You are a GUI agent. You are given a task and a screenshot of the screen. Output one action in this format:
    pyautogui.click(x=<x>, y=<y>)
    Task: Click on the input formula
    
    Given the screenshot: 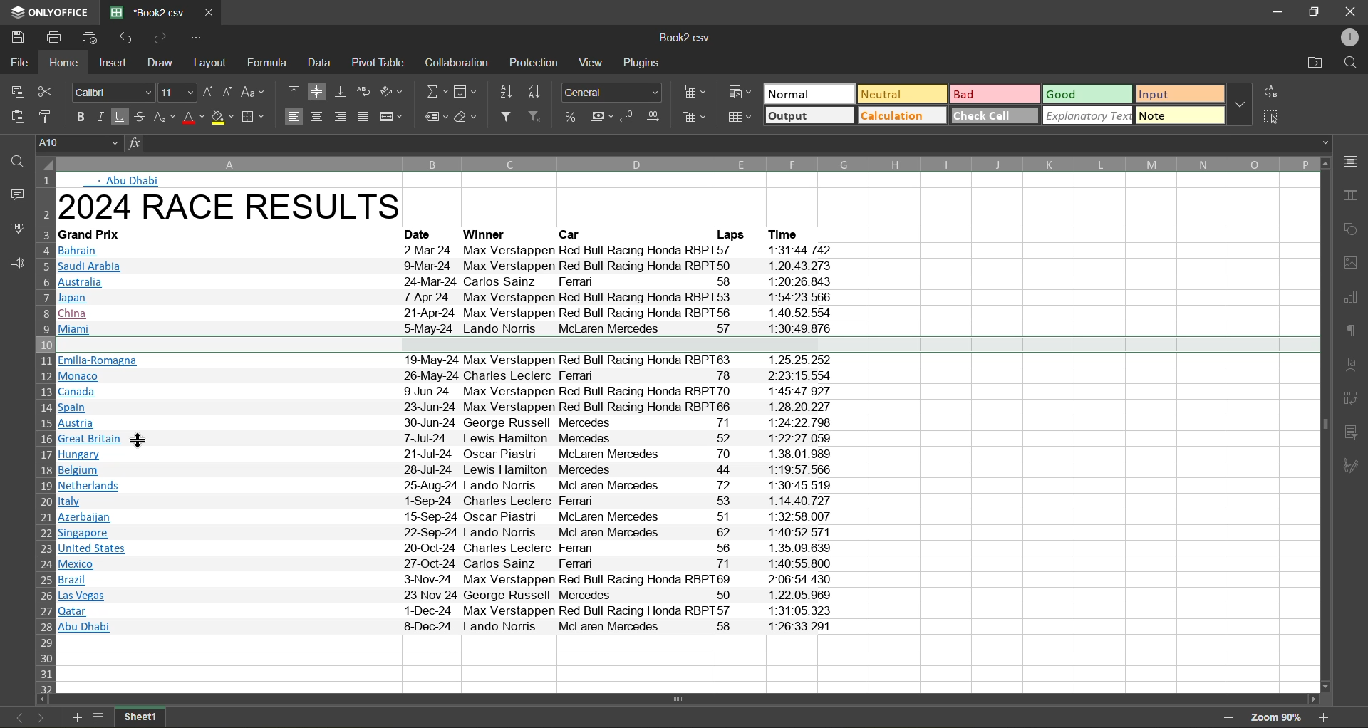 What is the action you would take?
    pyautogui.click(x=133, y=144)
    